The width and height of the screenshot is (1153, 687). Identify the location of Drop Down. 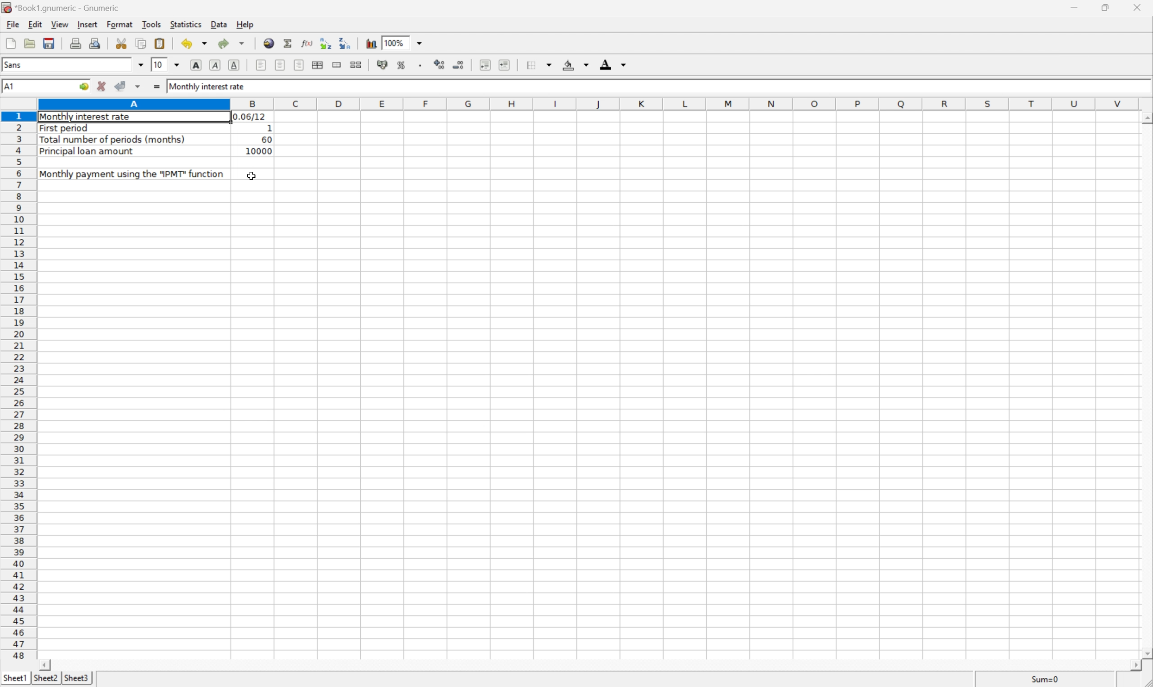
(421, 43).